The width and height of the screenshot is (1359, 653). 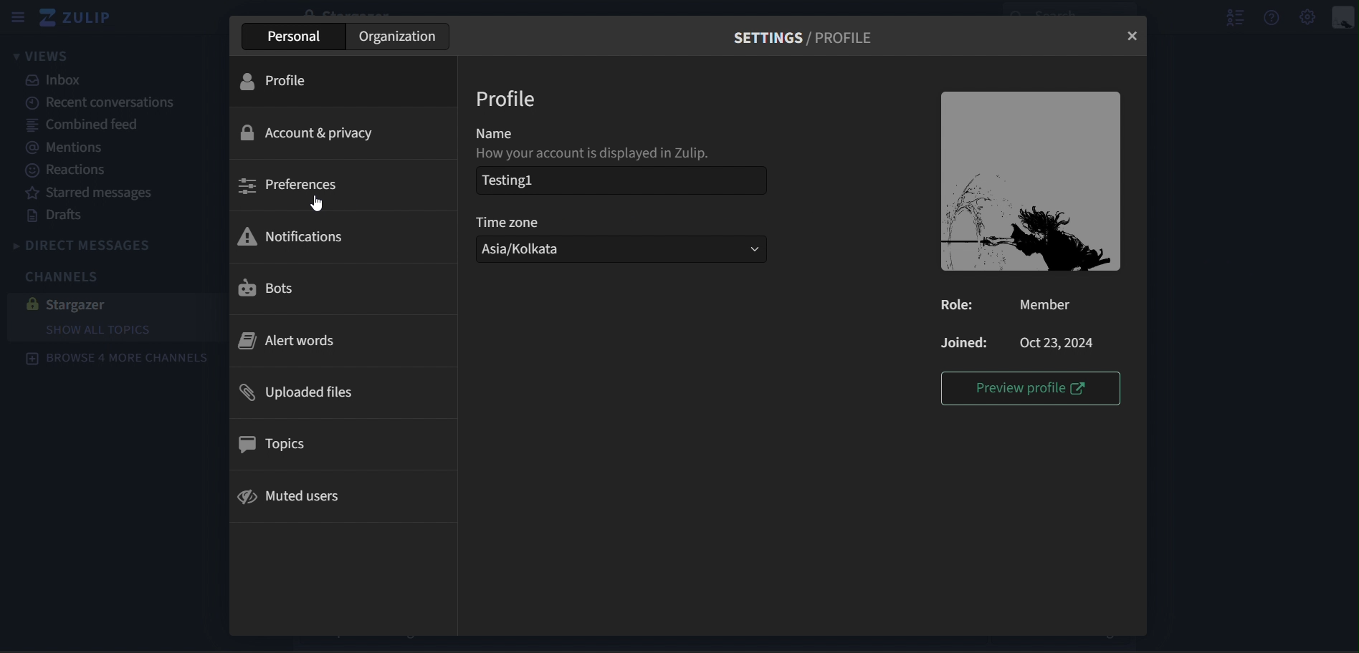 What do you see at coordinates (85, 126) in the screenshot?
I see `combined feed` at bounding box center [85, 126].